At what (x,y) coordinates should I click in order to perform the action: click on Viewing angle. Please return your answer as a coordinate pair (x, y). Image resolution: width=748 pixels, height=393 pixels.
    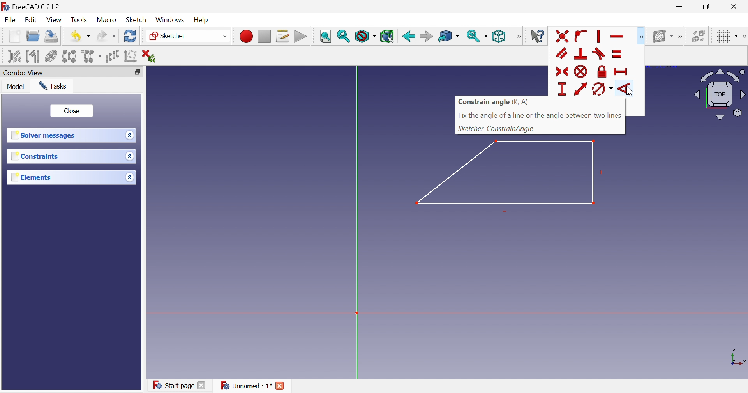
    Looking at the image, I should click on (720, 94).